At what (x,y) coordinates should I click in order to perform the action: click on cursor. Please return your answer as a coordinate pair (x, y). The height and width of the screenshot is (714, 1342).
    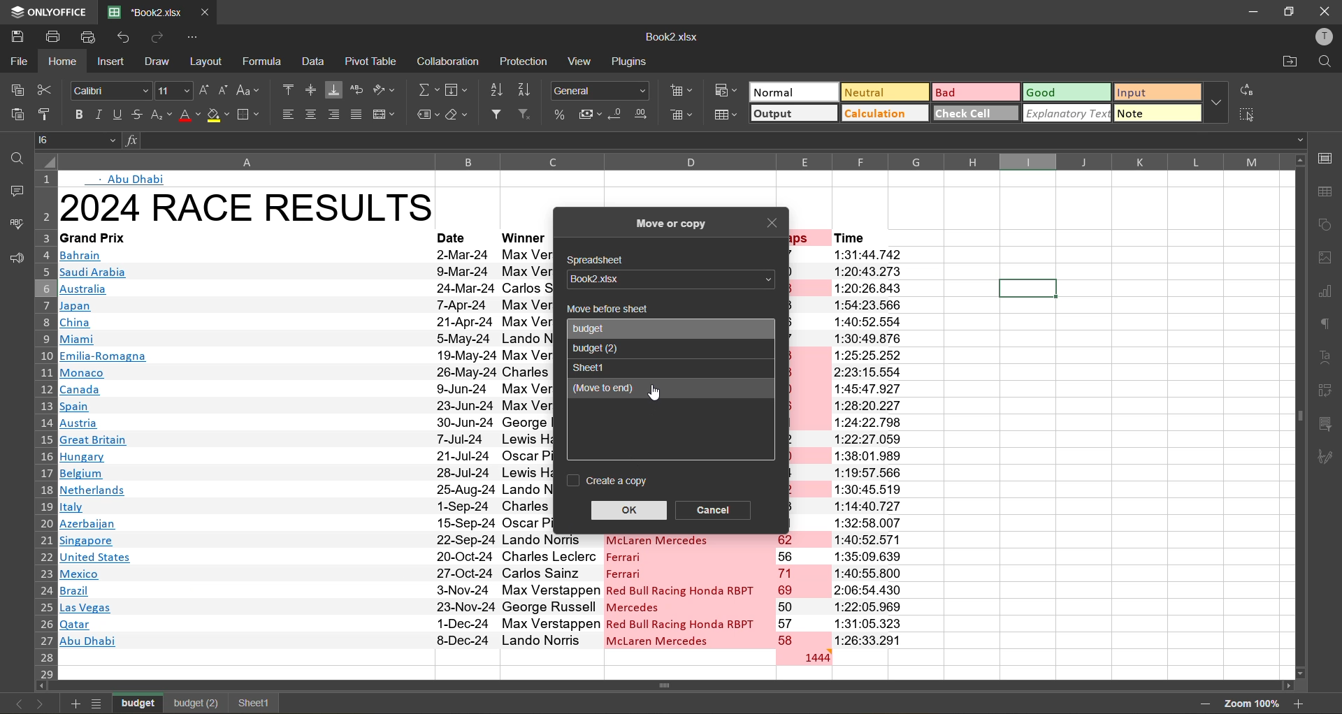
    Looking at the image, I should click on (658, 393).